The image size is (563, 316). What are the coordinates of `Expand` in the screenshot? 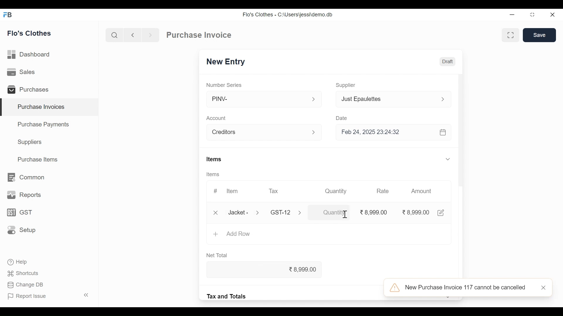 It's located at (303, 213).